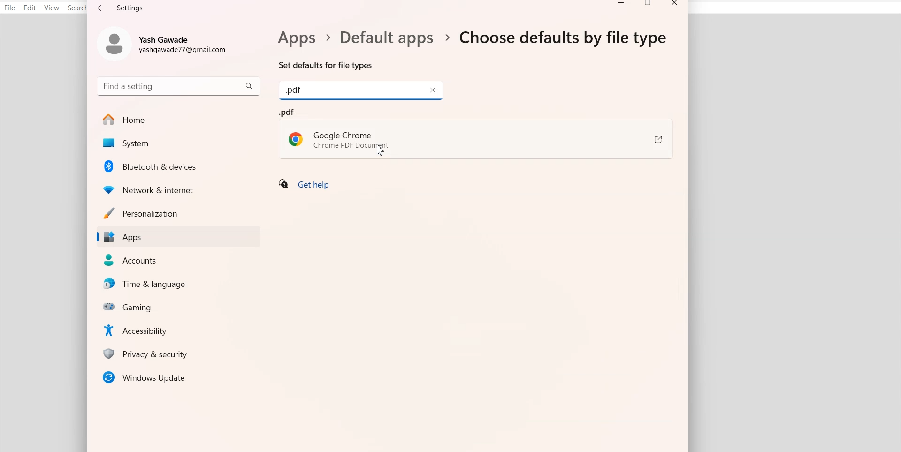 Image resolution: width=901 pixels, height=452 pixels. I want to click on Search bar, so click(179, 85).